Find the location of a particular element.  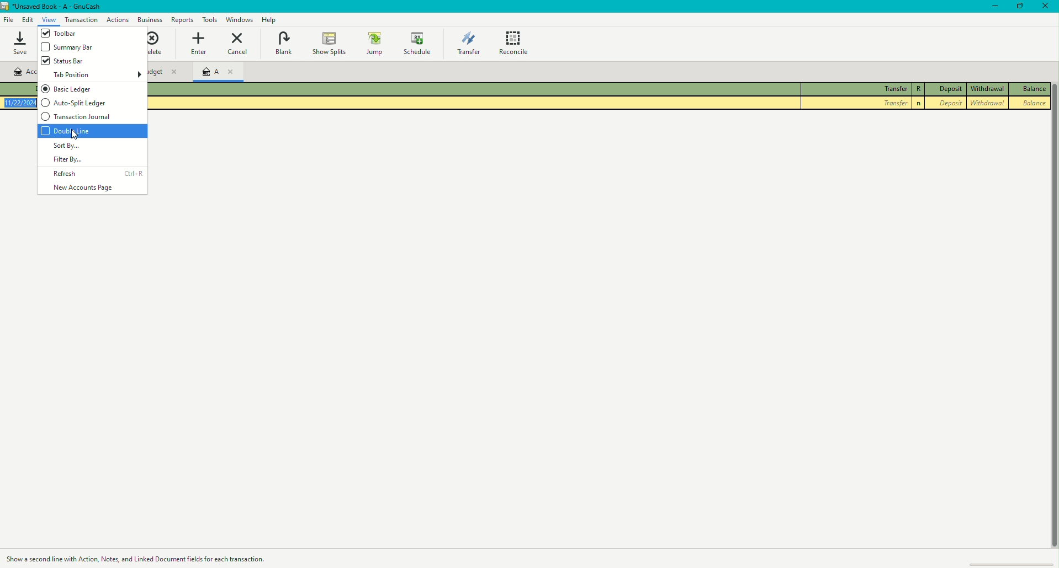

Enter is located at coordinates (202, 44).